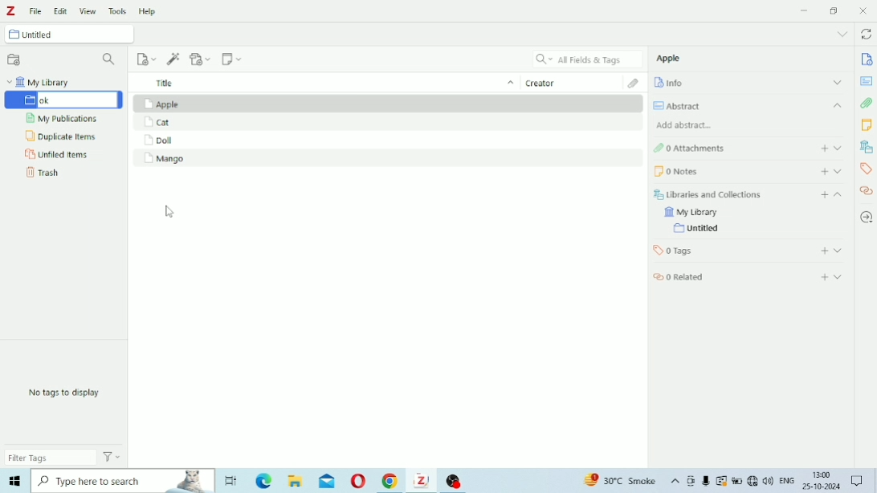  I want to click on , so click(387, 480).